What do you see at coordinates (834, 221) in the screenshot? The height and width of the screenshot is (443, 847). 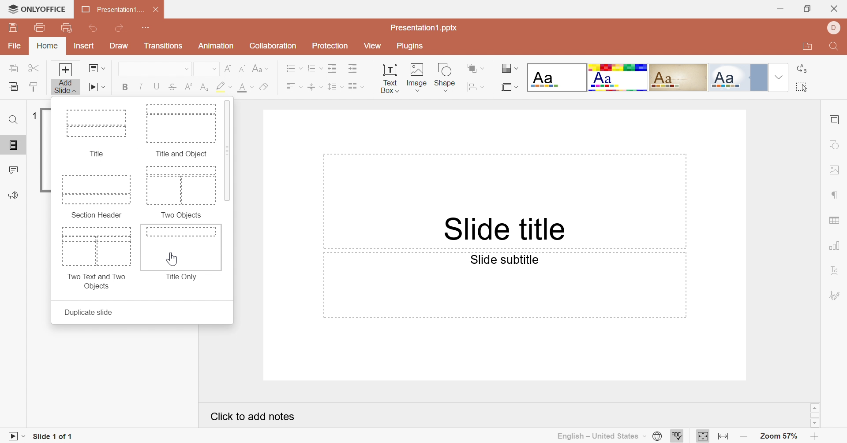 I see `Table settings` at bounding box center [834, 221].